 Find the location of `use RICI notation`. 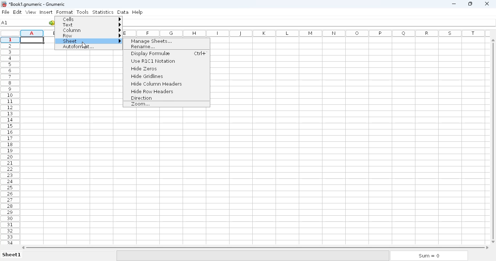

use RICI notation is located at coordinates (153, 61).